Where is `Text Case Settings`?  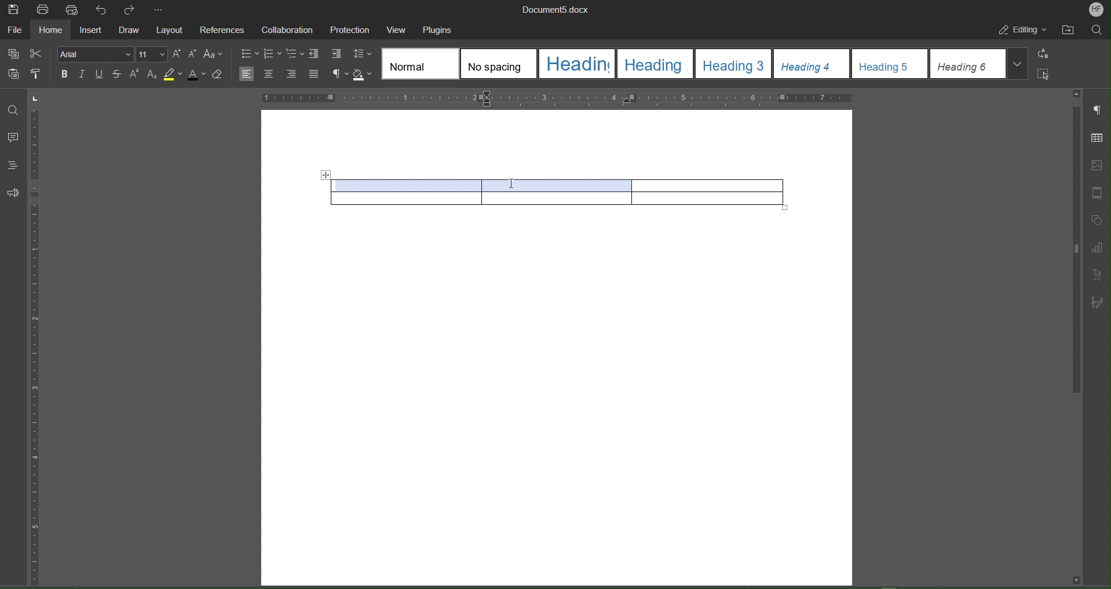 Text Case Settings is located at coordinates (215, 53).